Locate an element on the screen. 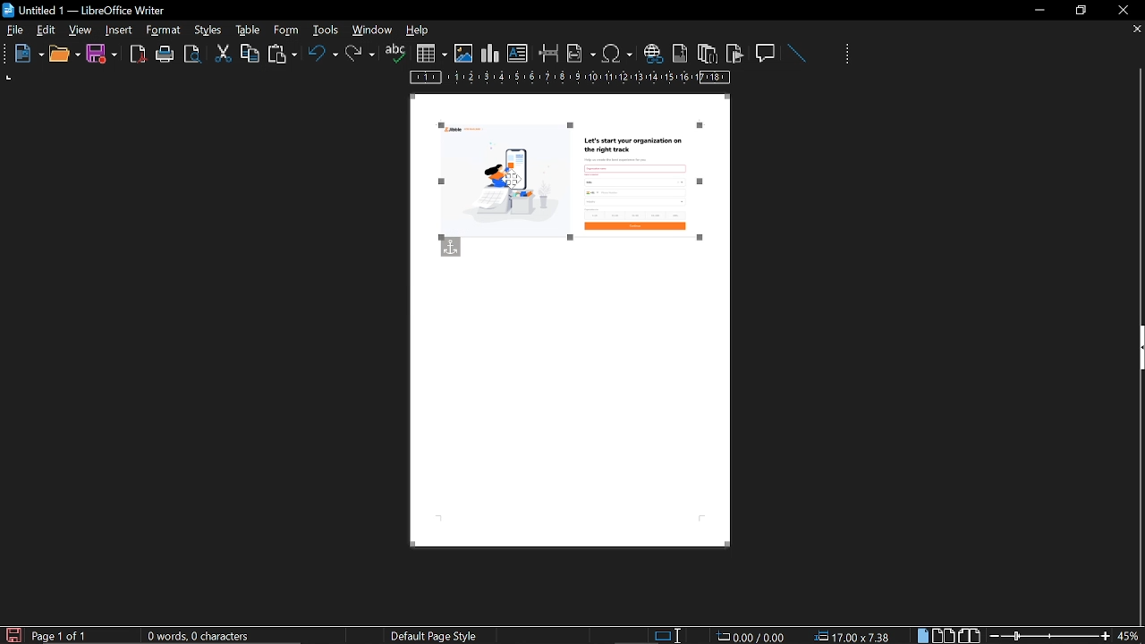 The width and height of the screenshot is (1145, 644). side bar menu is located at coordinates (1138, 348).